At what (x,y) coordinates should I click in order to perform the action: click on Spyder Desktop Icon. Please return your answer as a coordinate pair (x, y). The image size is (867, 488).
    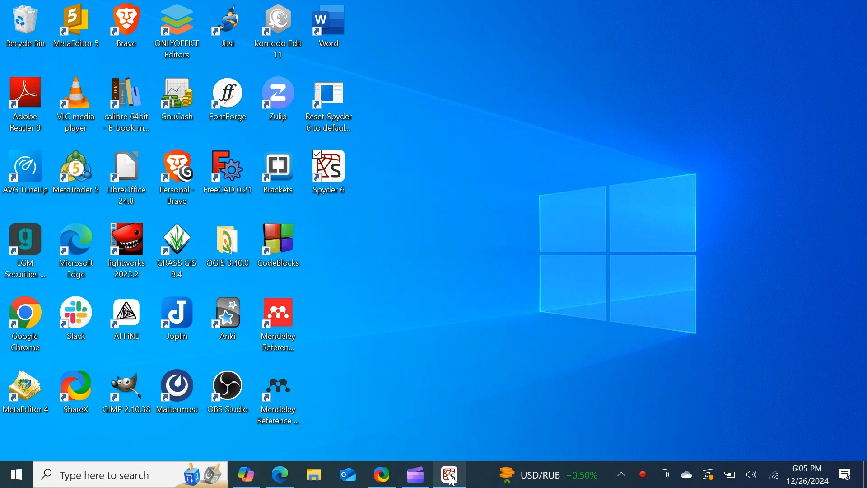
    Looking at the image, I should click on (450, 474).